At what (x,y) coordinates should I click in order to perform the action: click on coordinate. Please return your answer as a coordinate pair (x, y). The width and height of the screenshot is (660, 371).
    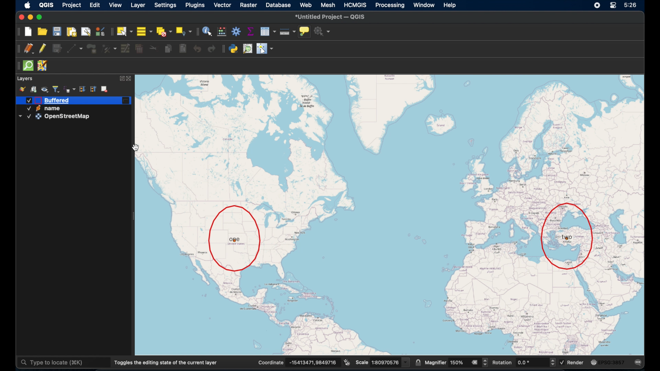
    Looking at the image, I should click on (271, 362).